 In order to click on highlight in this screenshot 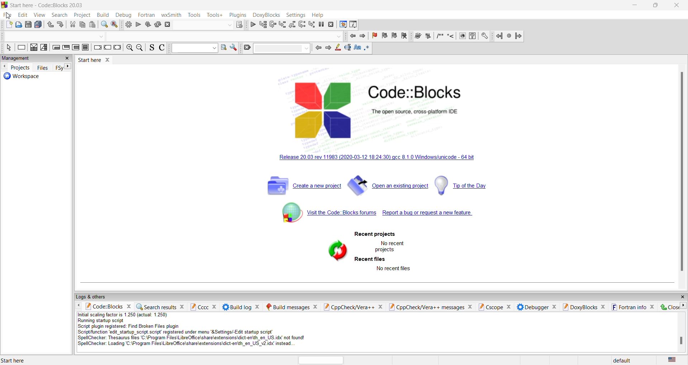, I will do `click(337, 48)`.